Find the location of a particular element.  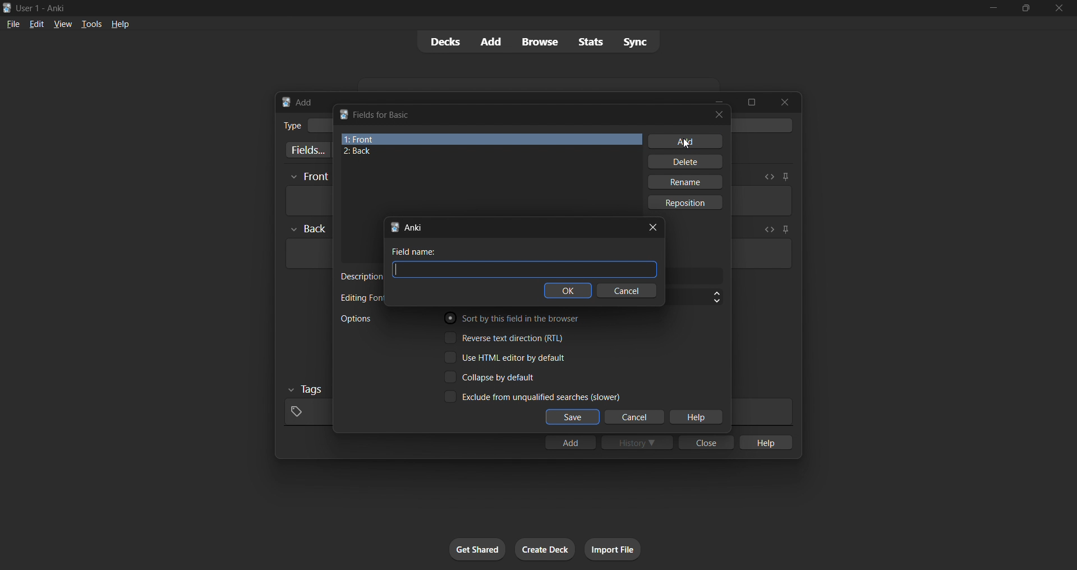

close is located at coordinates (785, 102).